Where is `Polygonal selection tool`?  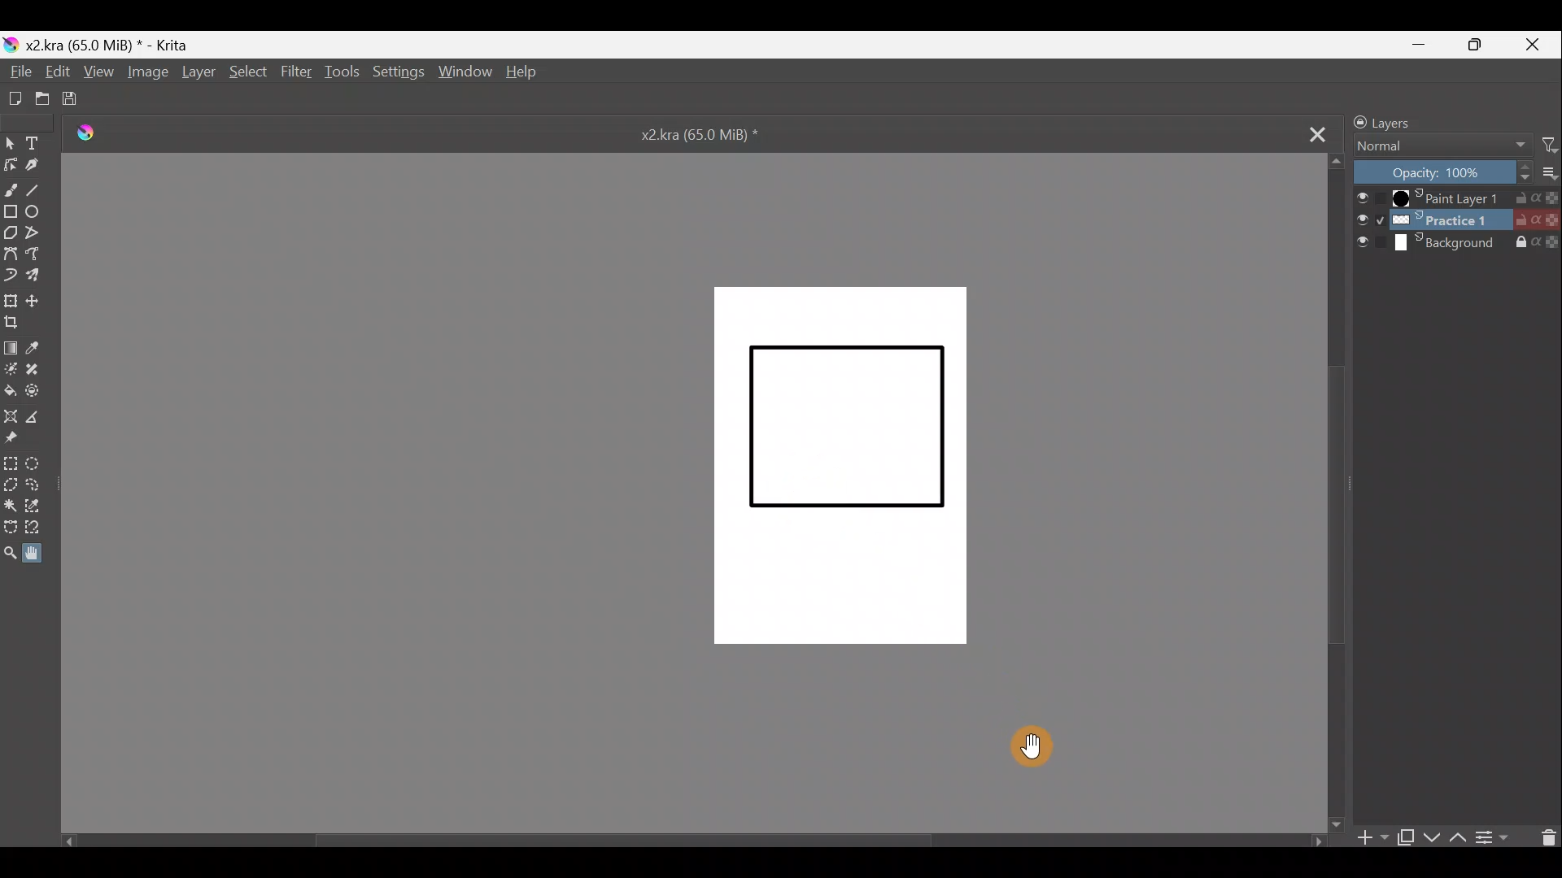
Polygonal selection tool is located at coordinates (11, 487).